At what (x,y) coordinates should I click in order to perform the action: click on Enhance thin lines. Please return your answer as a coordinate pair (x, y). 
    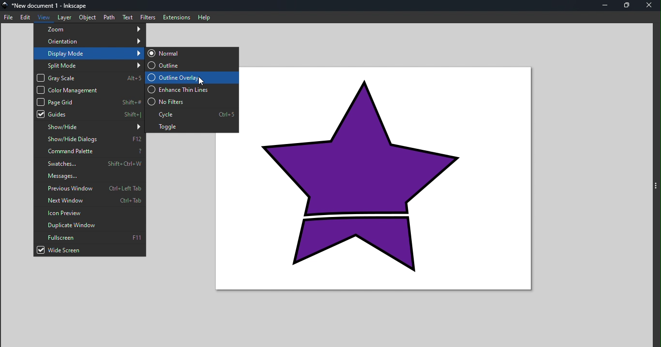
    Looking at the image, I should click on (192, 89).